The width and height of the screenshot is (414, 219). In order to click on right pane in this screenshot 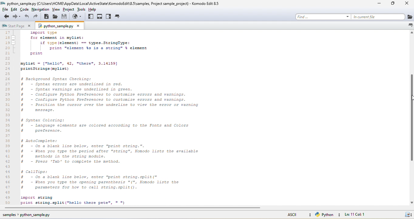, I will do `click(109, 17)`.